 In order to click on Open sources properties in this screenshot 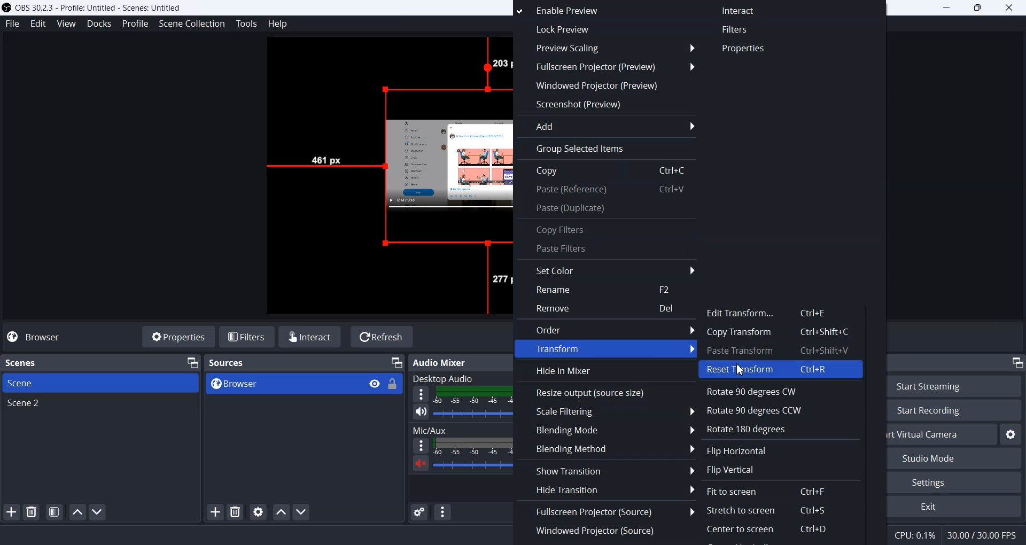, I will do `click(258, 512)`.